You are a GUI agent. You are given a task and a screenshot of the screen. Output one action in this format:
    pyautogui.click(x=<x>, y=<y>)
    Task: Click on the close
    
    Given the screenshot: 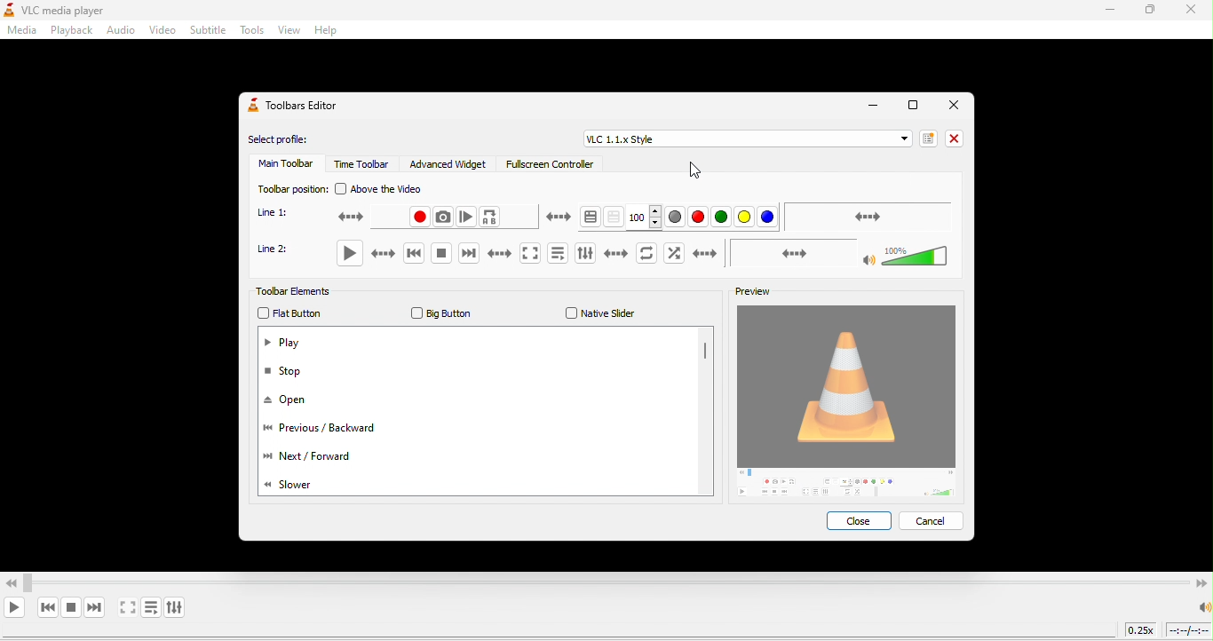 What is the action you would take?
    pyautogui.click(x=954, y=138)
    